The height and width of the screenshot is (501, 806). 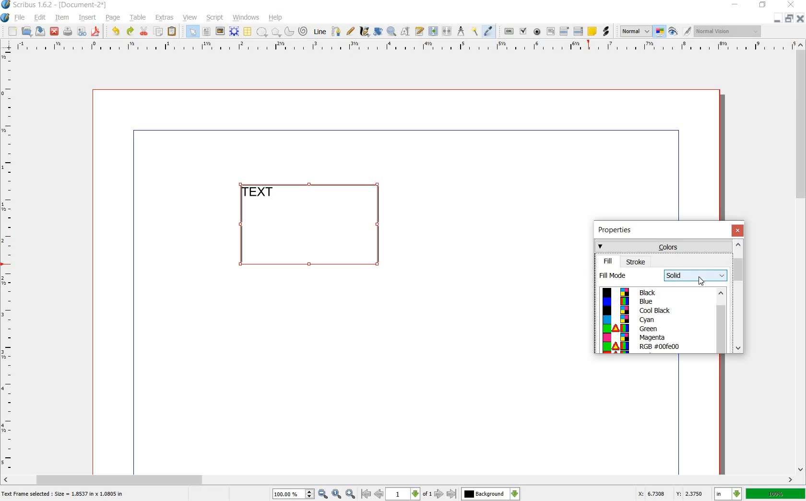 I want to click on scribus 1.6.2 - [document-2*], so click(x=63, y=5).